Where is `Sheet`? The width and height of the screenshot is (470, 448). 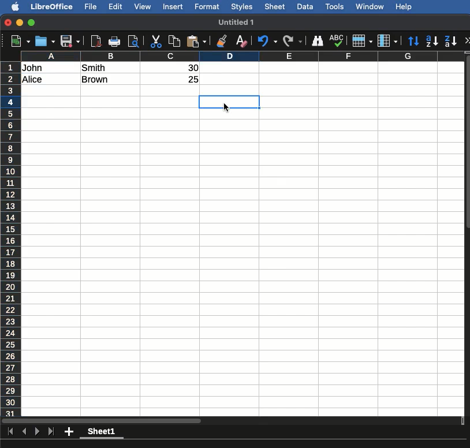 Sheet is located at coordinates (275, 6).